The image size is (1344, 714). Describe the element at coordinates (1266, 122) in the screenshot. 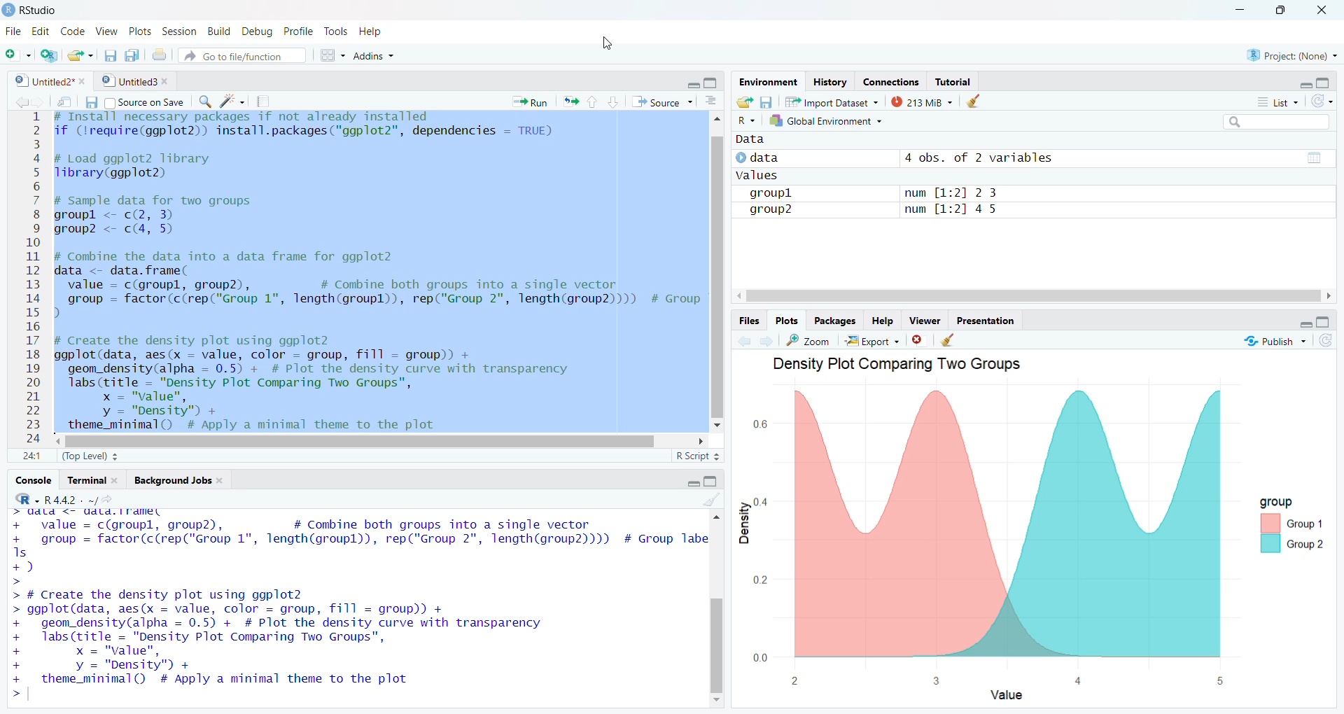

I see `Search bar` at that location.